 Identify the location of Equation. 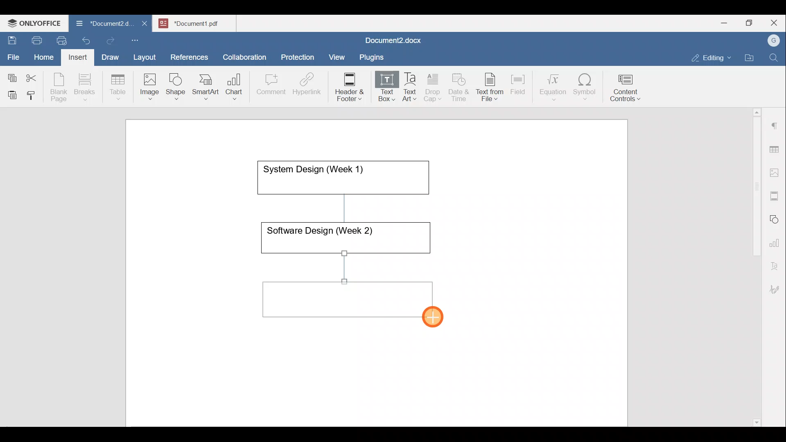
(555, 87).